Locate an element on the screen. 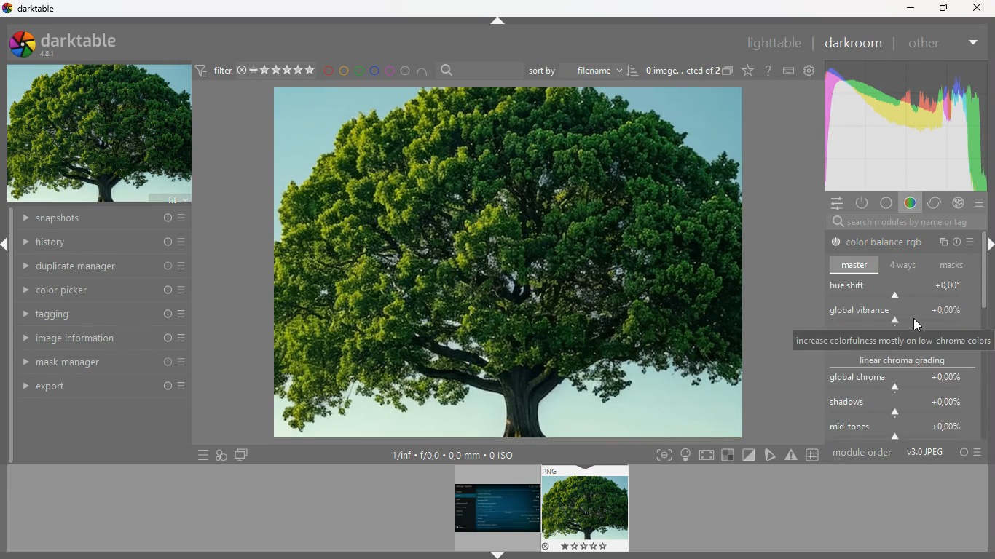  image description is located at coordinates (688, 72).